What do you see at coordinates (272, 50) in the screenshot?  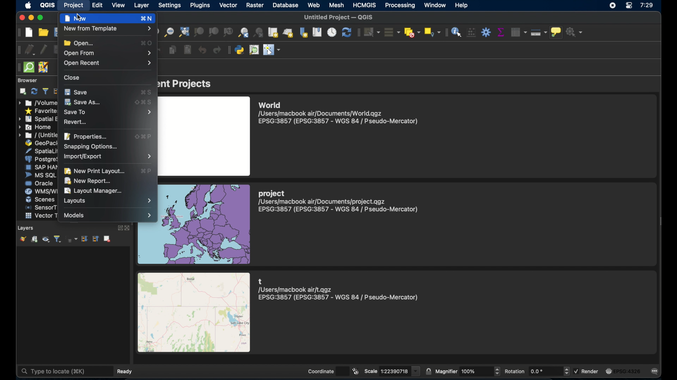 I see `switched mouse to configurable pointer` at bounding box center [272, 50].